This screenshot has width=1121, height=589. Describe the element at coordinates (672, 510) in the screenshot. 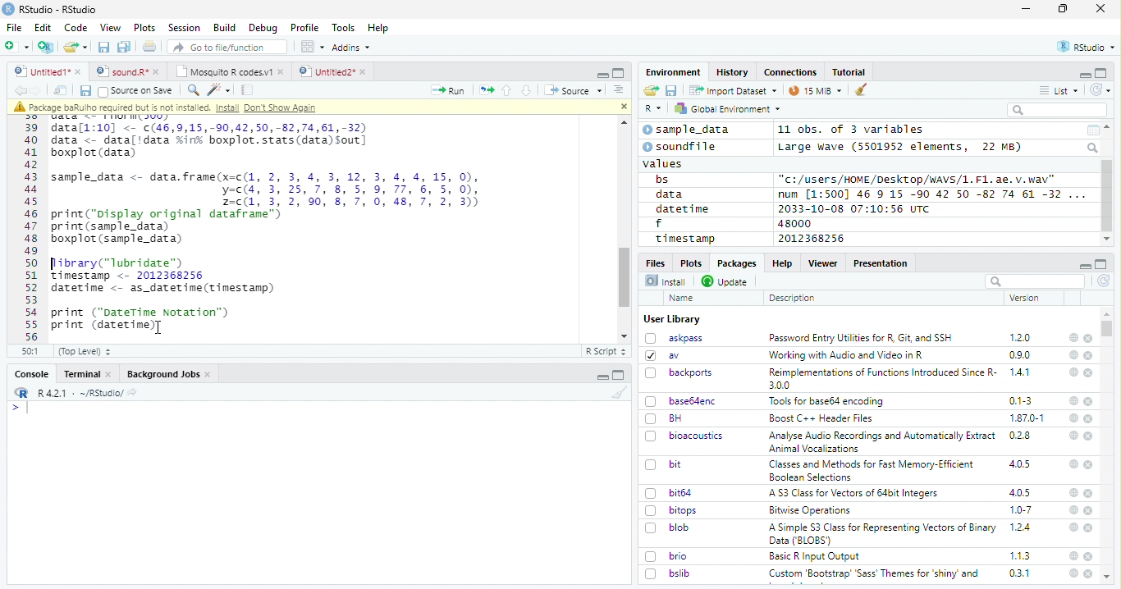

I see `bitops` at that location.